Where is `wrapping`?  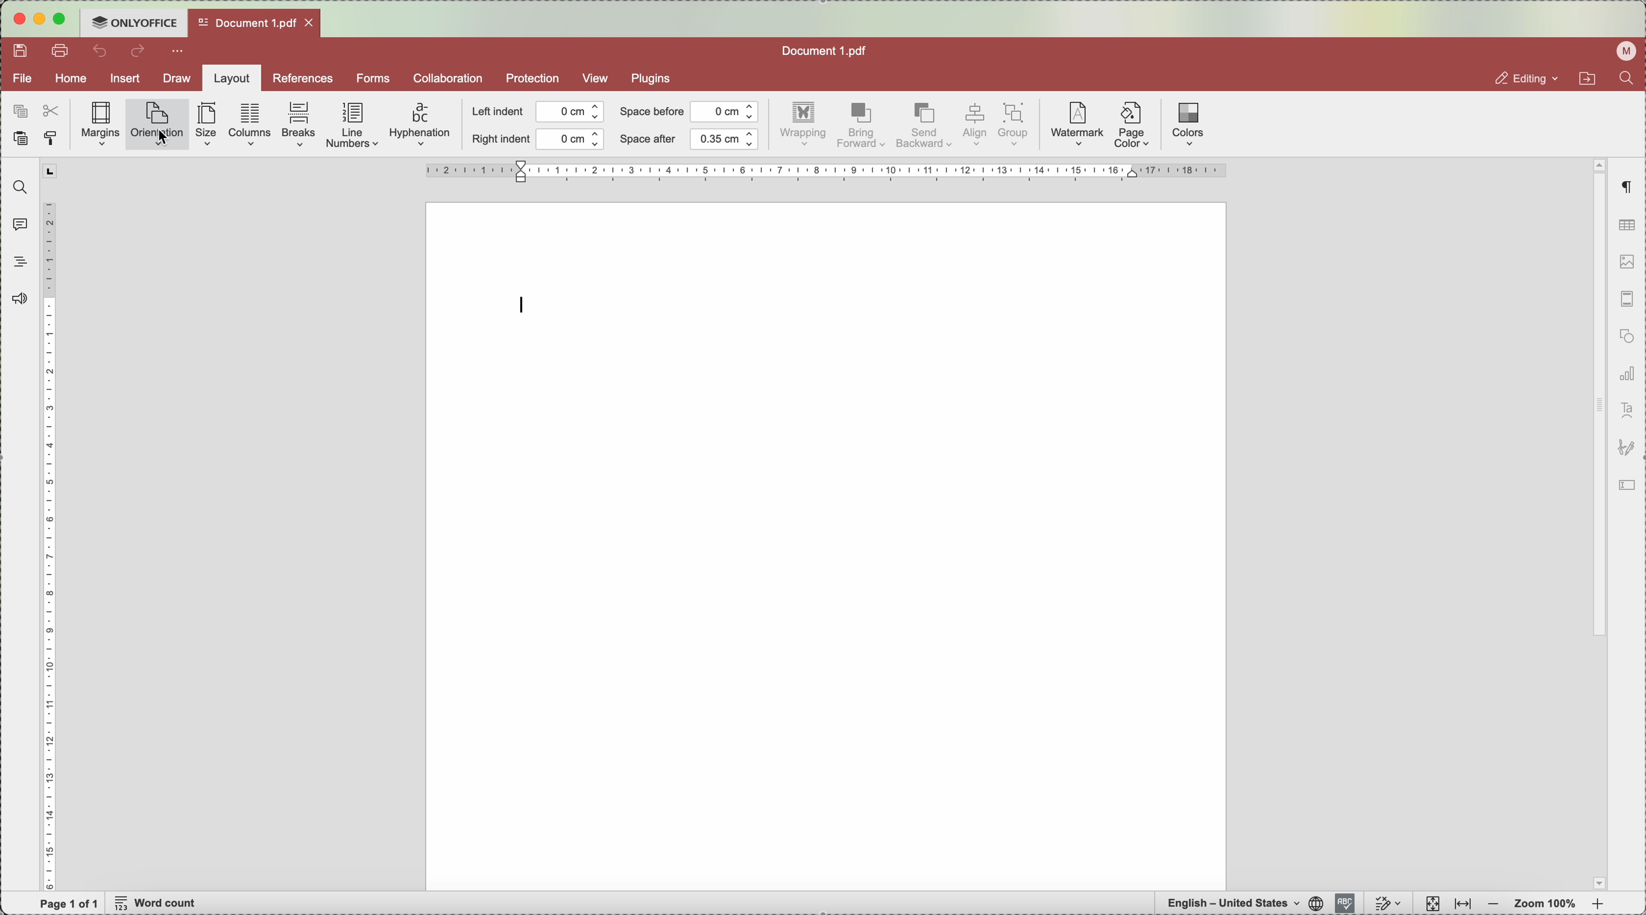 wrapping is located at coordinates (805, 126).